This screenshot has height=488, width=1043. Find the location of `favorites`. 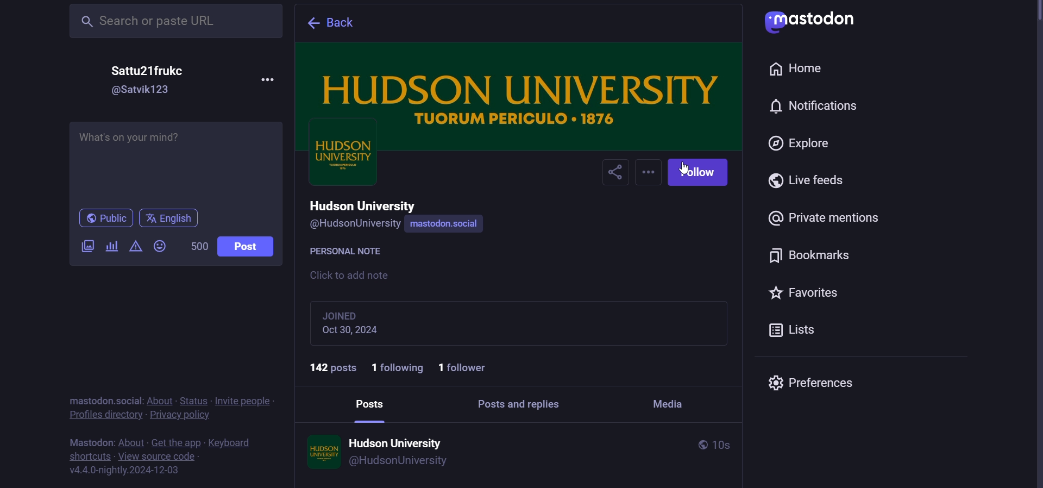

favorites is located at coordinates (806, 293).